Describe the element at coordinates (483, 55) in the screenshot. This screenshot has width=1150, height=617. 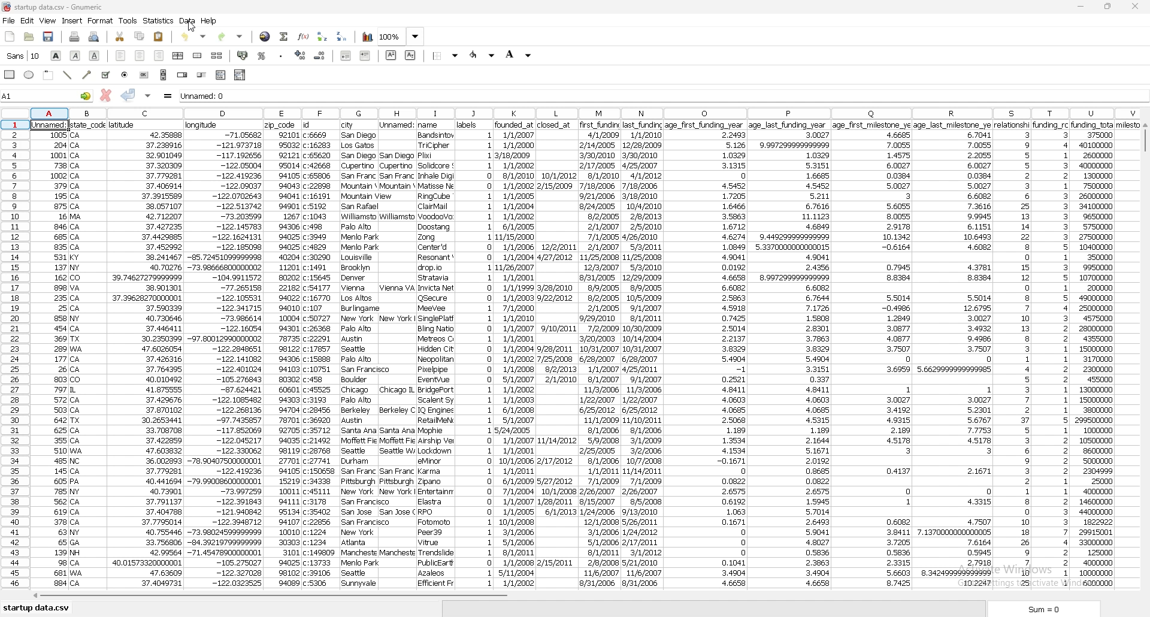
I see `foreground` at that location.